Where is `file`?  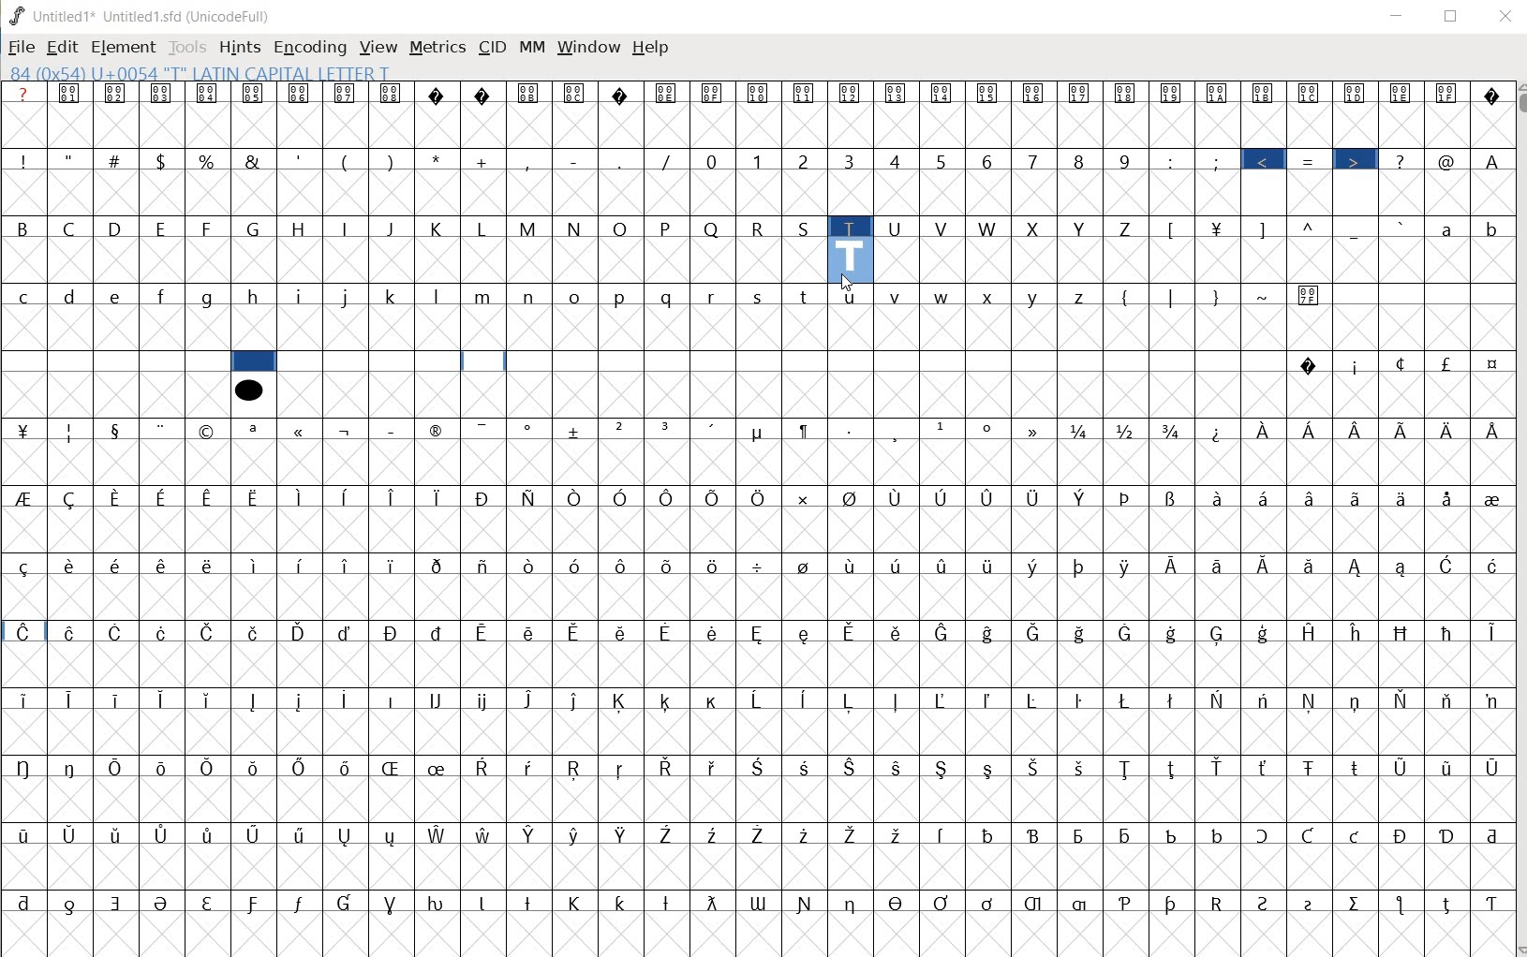 file is located at coordinates (22, 49).